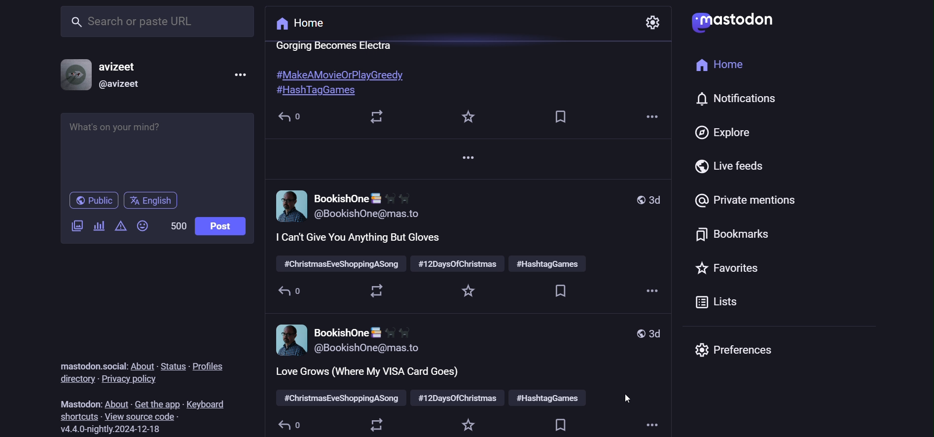 This screenshot has width=934, height=437. What do you see at coordinates (206, 403) in the screenshot?
I see `keyboard` at bounding box center [206, 403].